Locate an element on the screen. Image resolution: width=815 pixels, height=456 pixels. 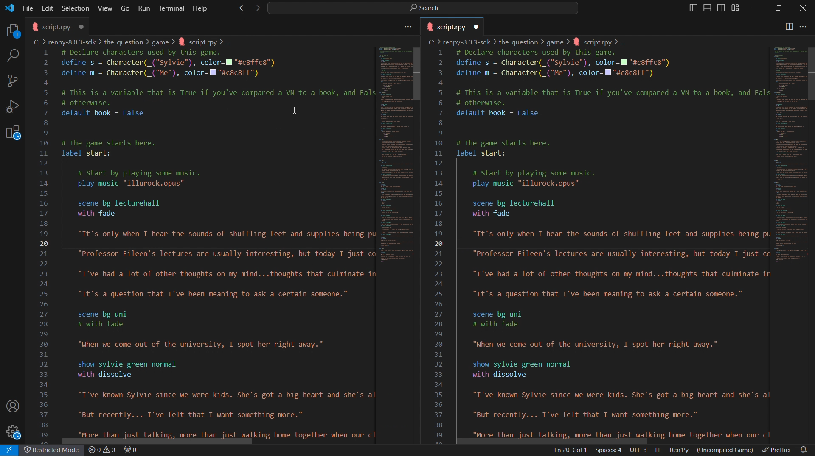
Minimize is located at coordinates (756, 8).